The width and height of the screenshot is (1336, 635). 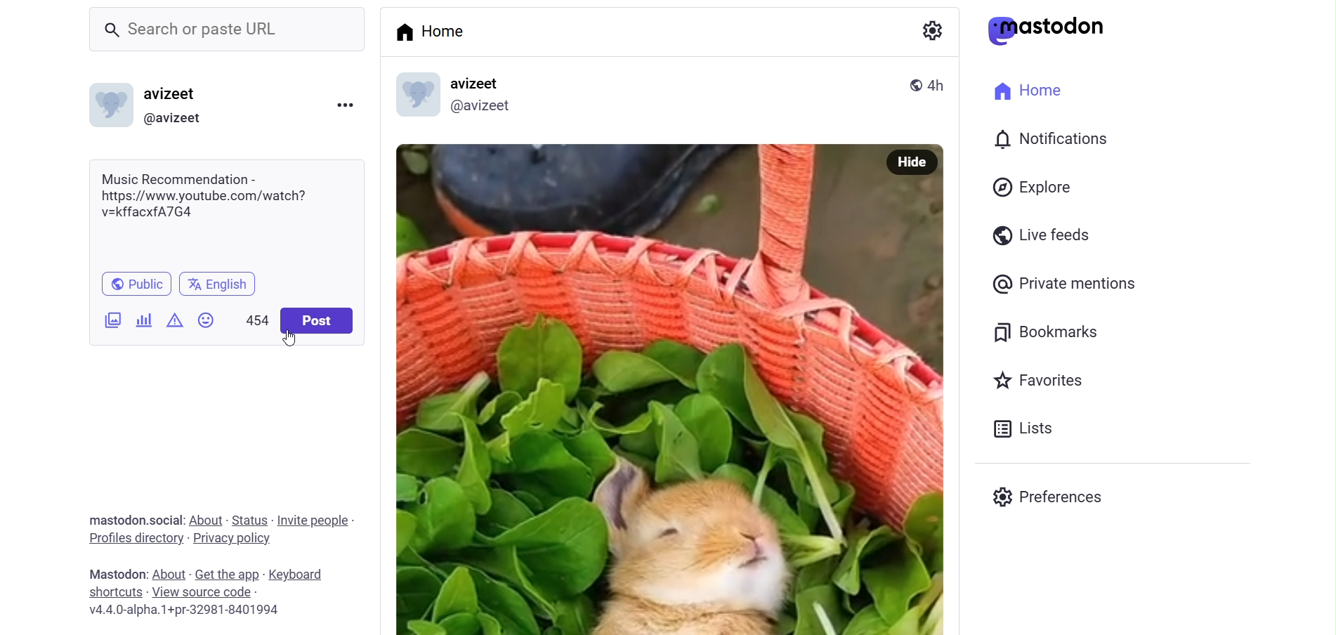 I want to click on status, so click(x=250, y=520).